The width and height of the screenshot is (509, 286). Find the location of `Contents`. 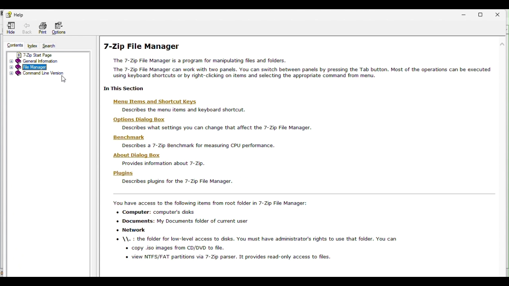

Contents is located at coordinates (13, 46).